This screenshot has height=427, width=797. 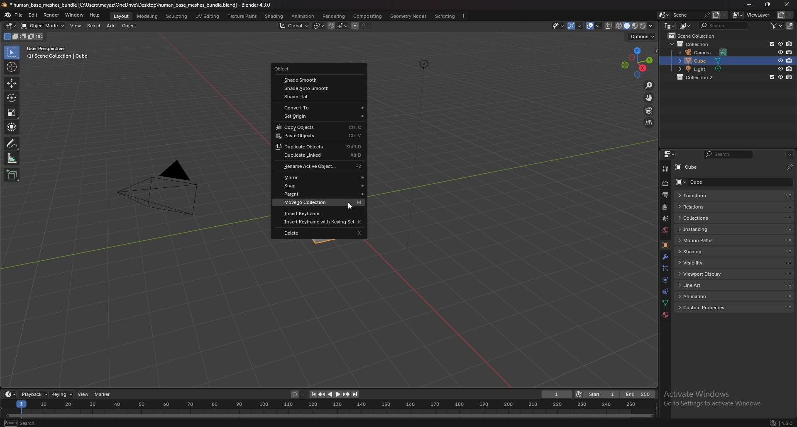 I want to click on keying, so click(x=63, y=394).